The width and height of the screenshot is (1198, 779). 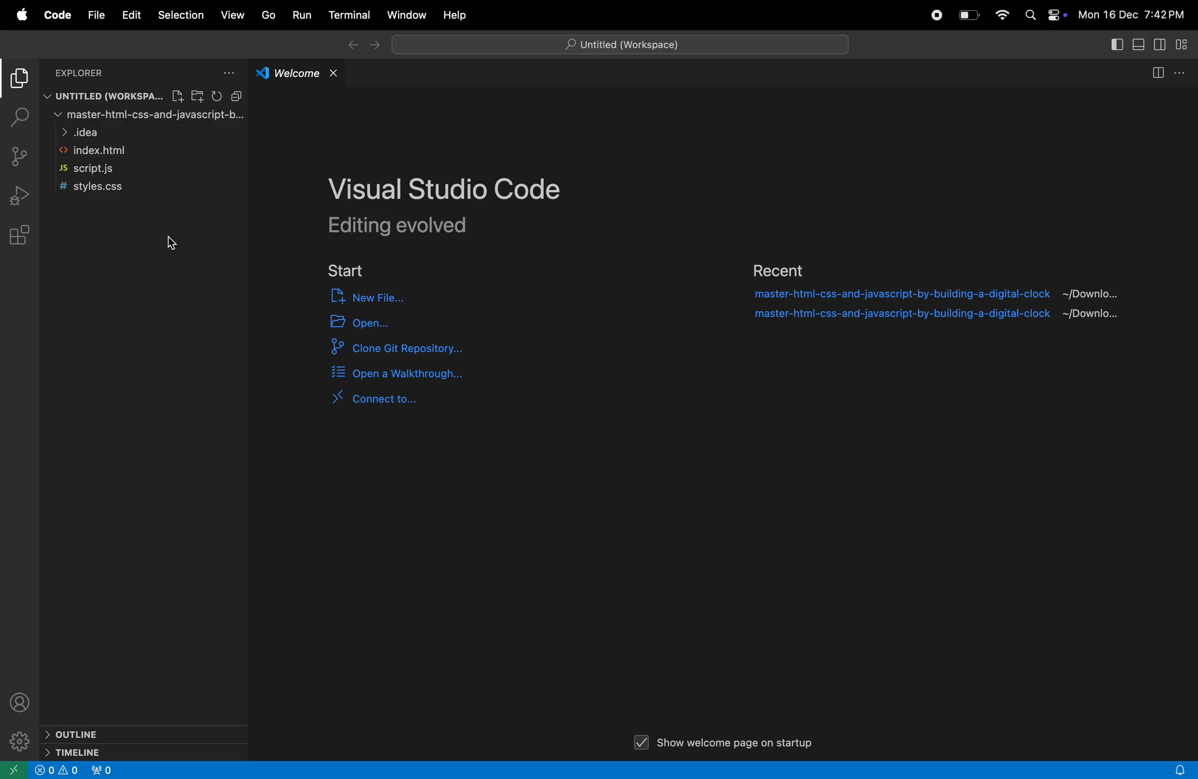 I want to click on View, so click(x=234, y=14).